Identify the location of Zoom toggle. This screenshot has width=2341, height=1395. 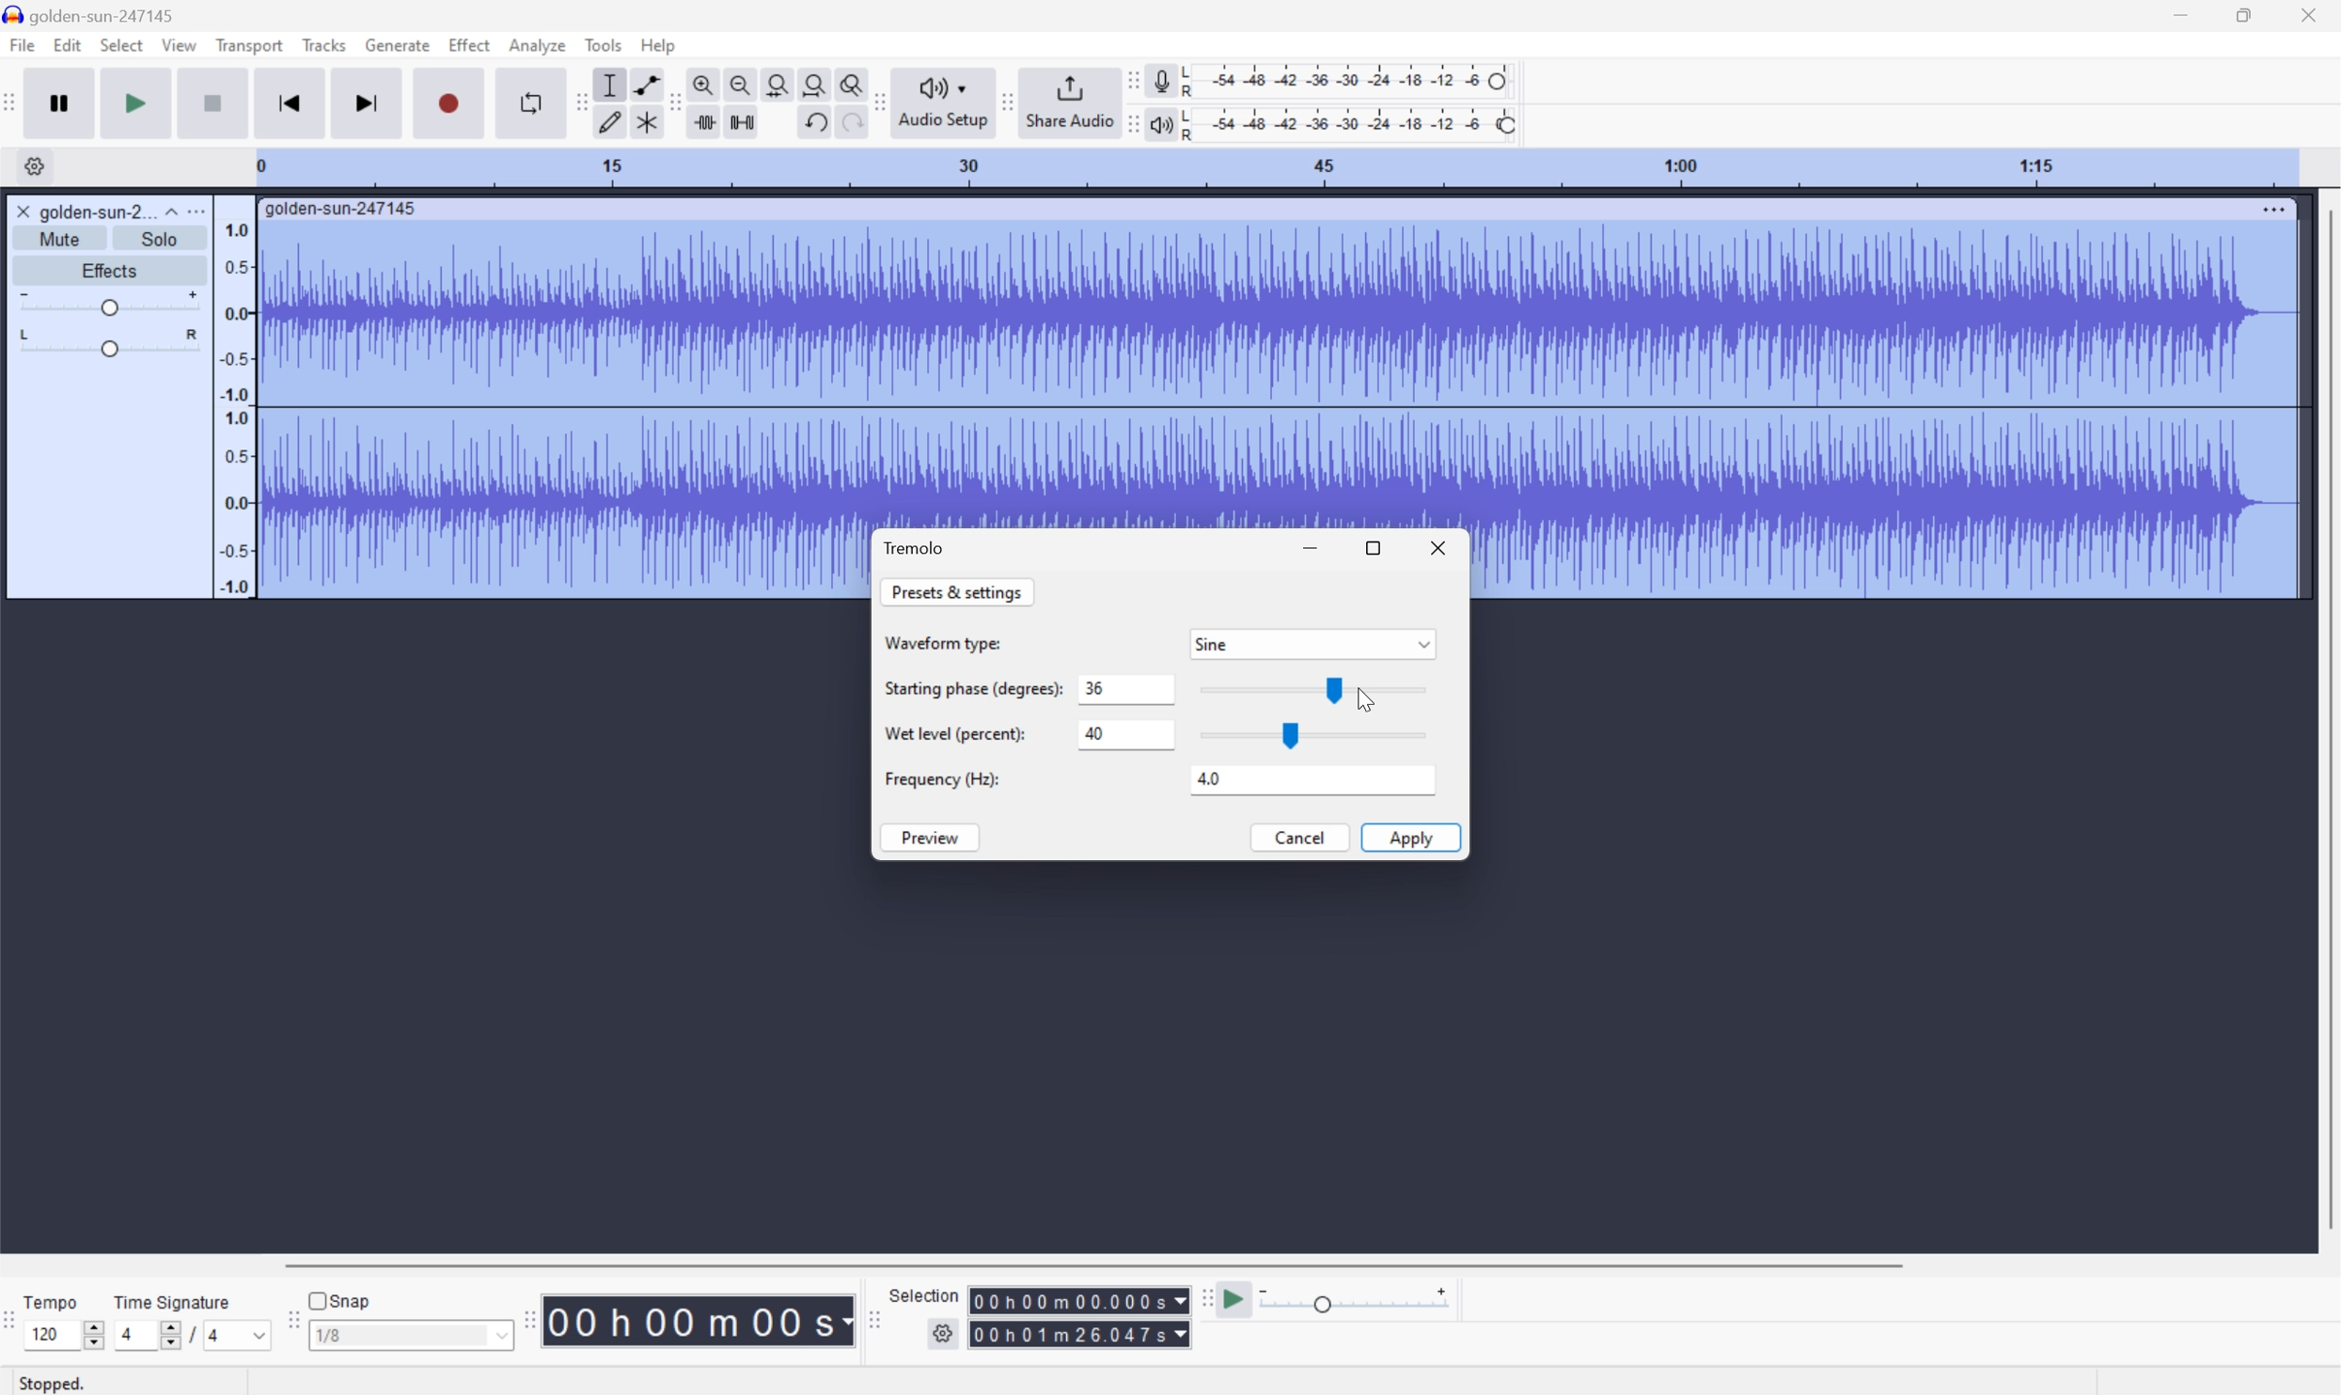
(847, 84).